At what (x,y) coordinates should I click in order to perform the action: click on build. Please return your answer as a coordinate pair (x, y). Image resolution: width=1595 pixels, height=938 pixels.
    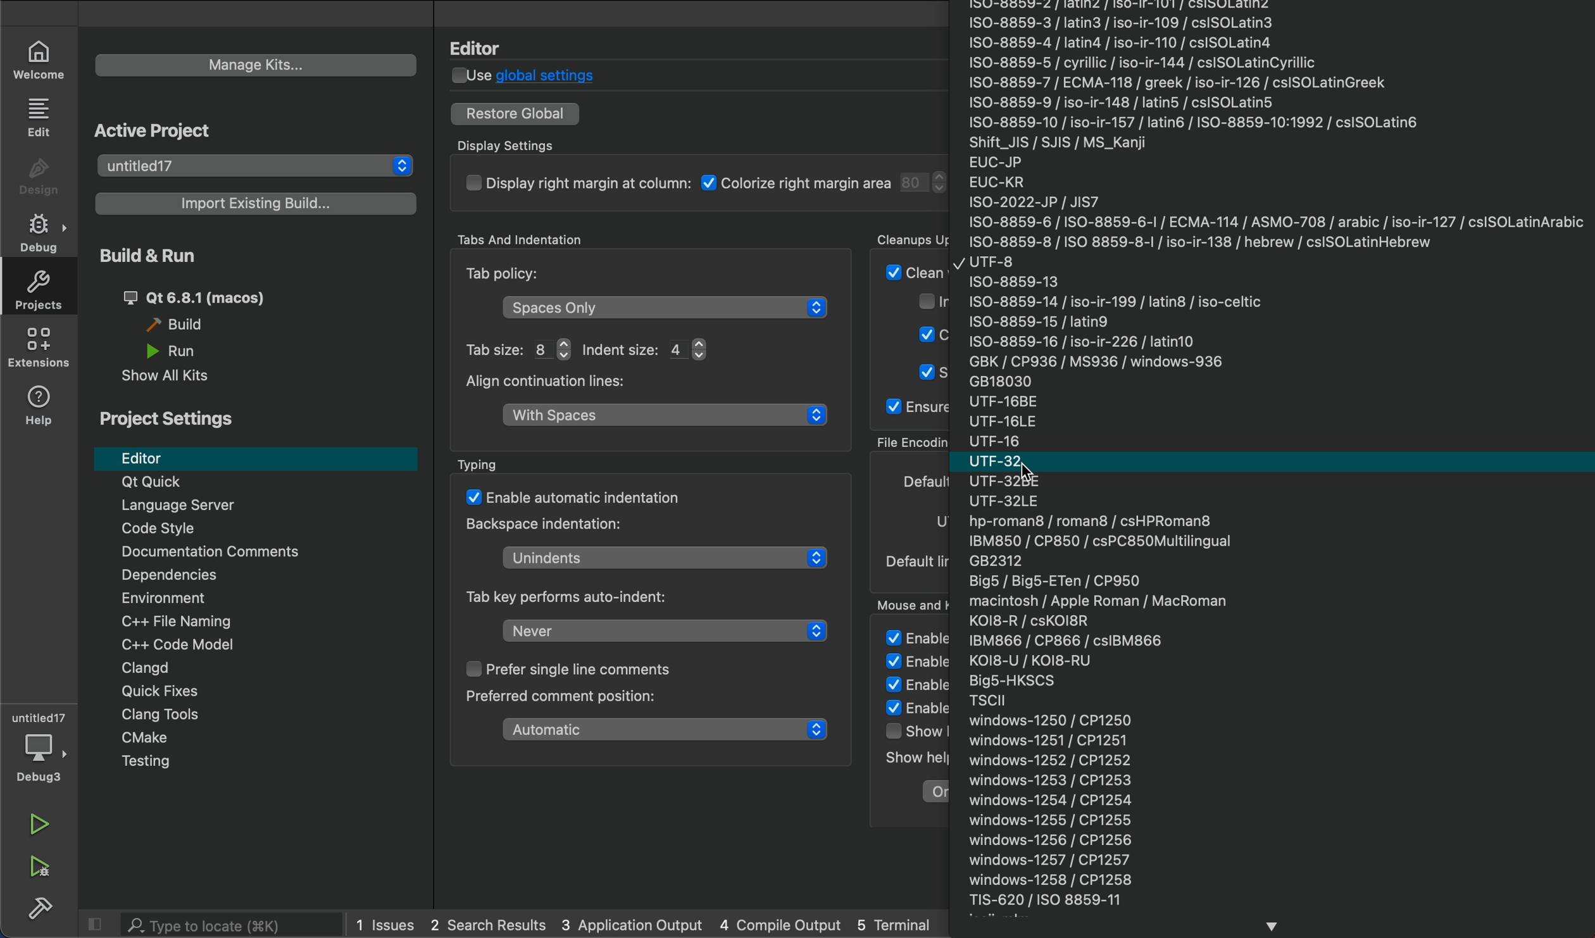
    Looking at the image, I should click on (214, 327).